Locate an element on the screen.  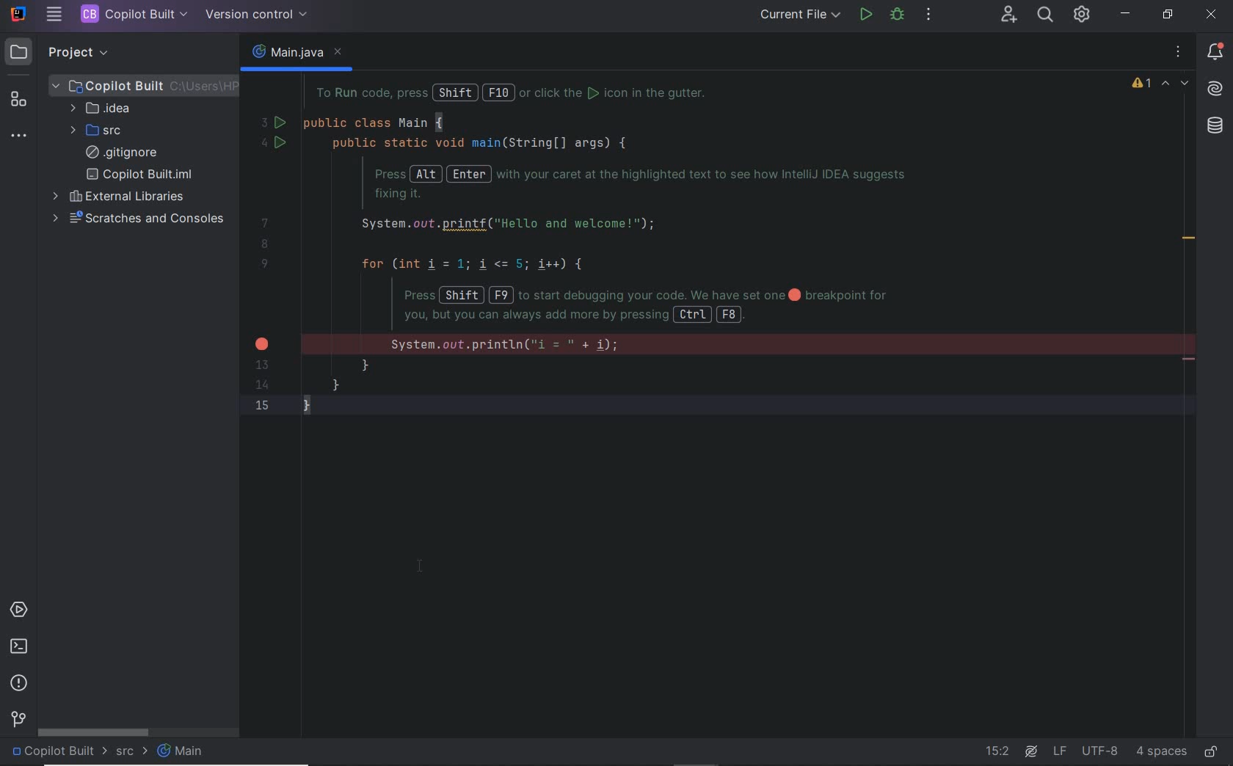
highlighted errors is located at coordinates (1176, 85).